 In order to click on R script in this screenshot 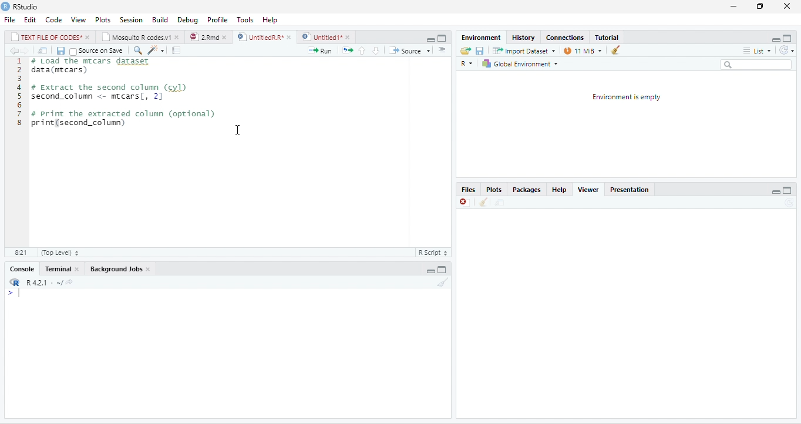, I will do `click(433, 253)`.